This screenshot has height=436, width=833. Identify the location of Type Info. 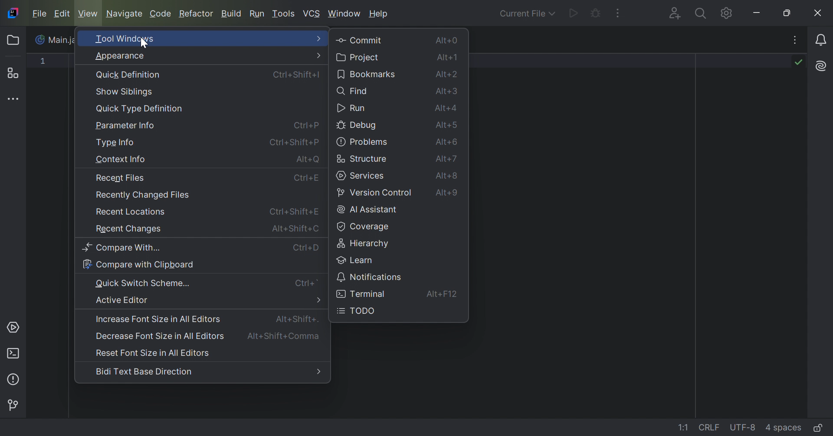
(115, 143).